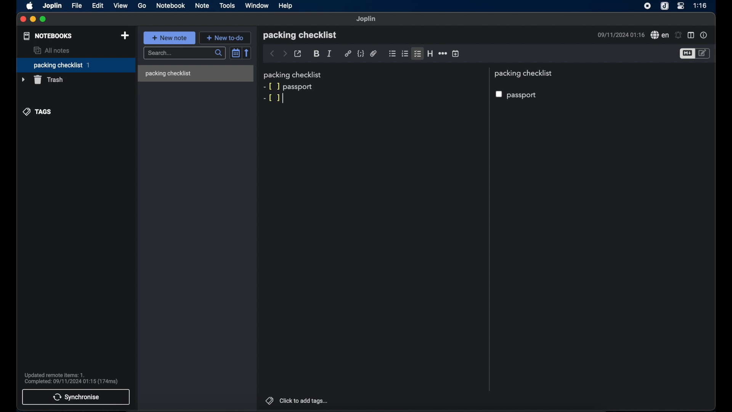 The image size is (732, 412). I want to click on set alarm, so click(678, 35).